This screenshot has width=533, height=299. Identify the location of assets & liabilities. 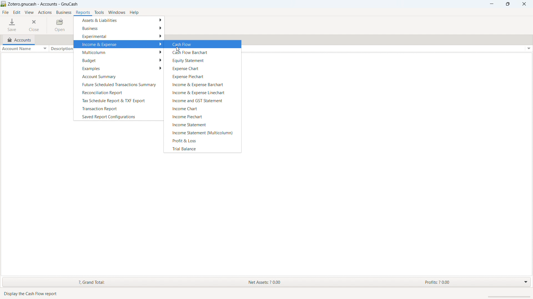
(119, 20).